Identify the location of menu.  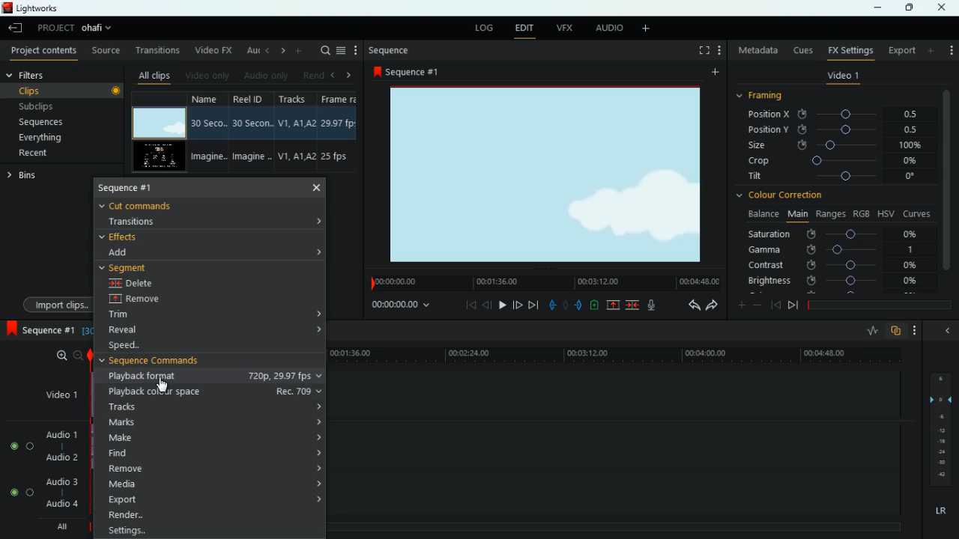
(341, 50).